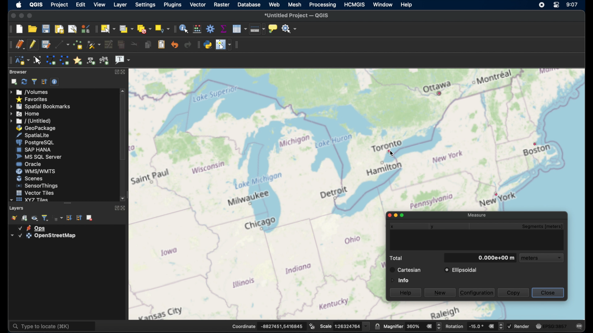  What do you see at coordinates (80, 5) in the screenshot?
I see `edit` at bounding box center [80, 5].